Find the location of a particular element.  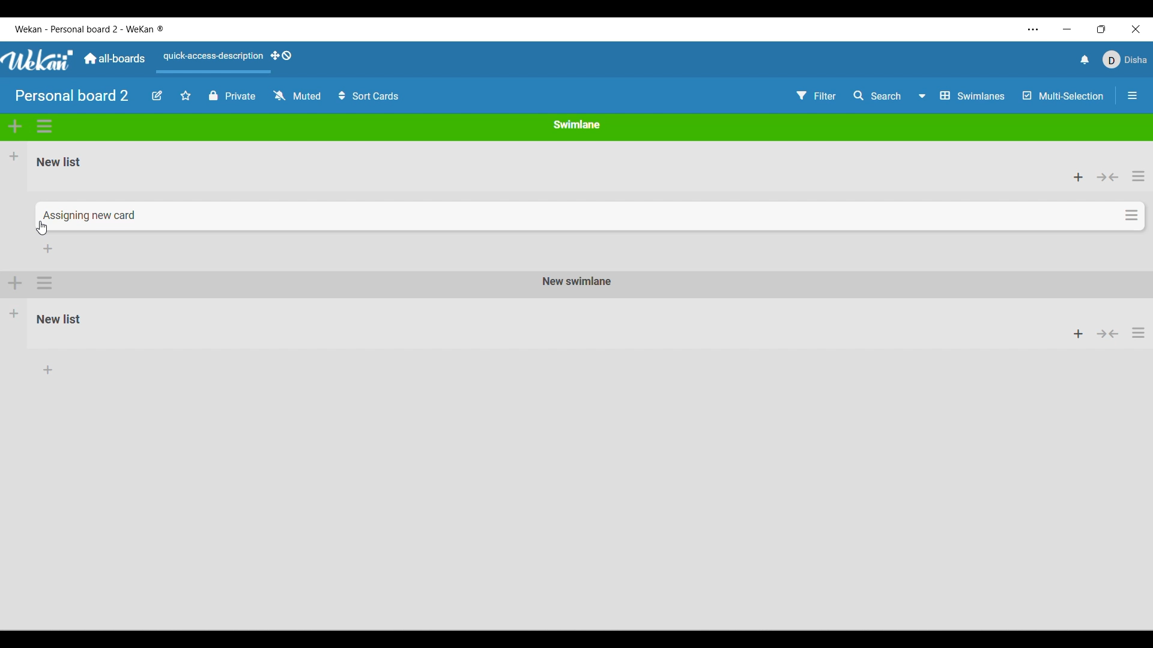

Current list is located at coordinates (546, 173).